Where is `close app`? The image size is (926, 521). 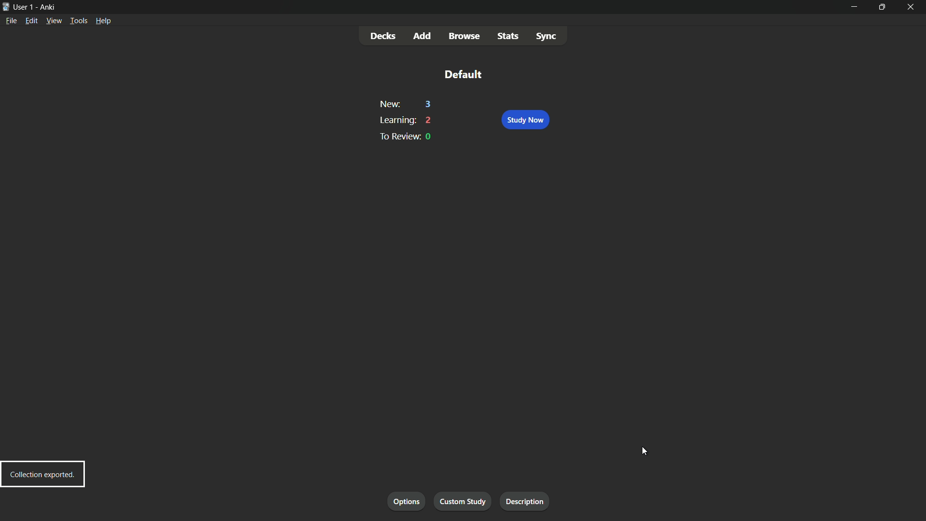
close app is located at coordinates (912, 7).